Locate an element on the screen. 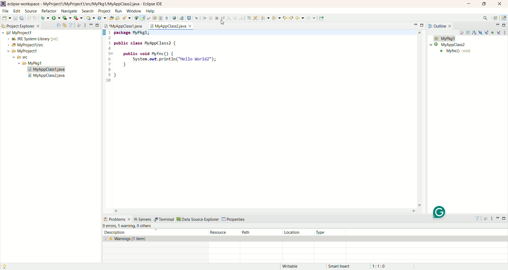  open type is located at coordinates (111, 19).